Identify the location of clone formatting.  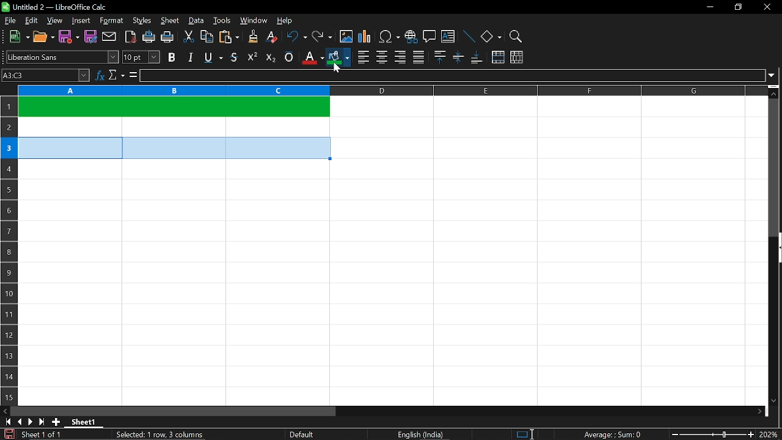
(250, 37).